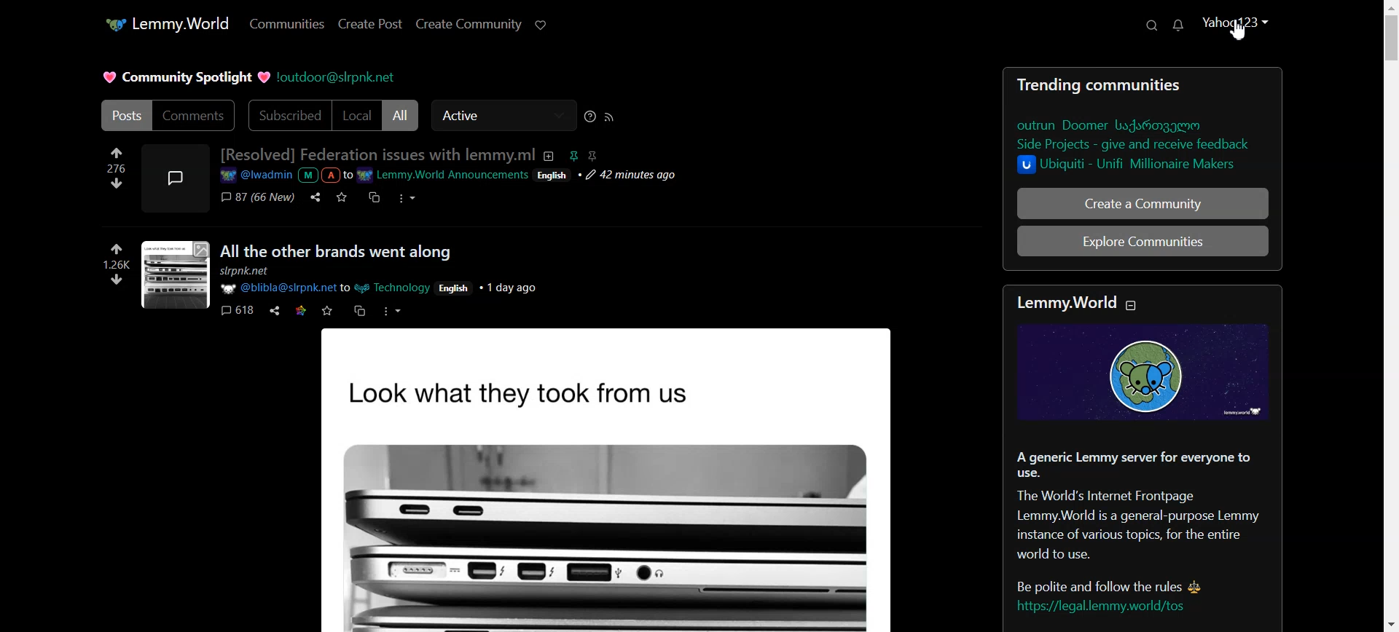 Image resolution: width=1399 pixels, height=632 pixels. Describe the element at coordinates (117, 154) in the screenshot. I see `upvote` at that location.